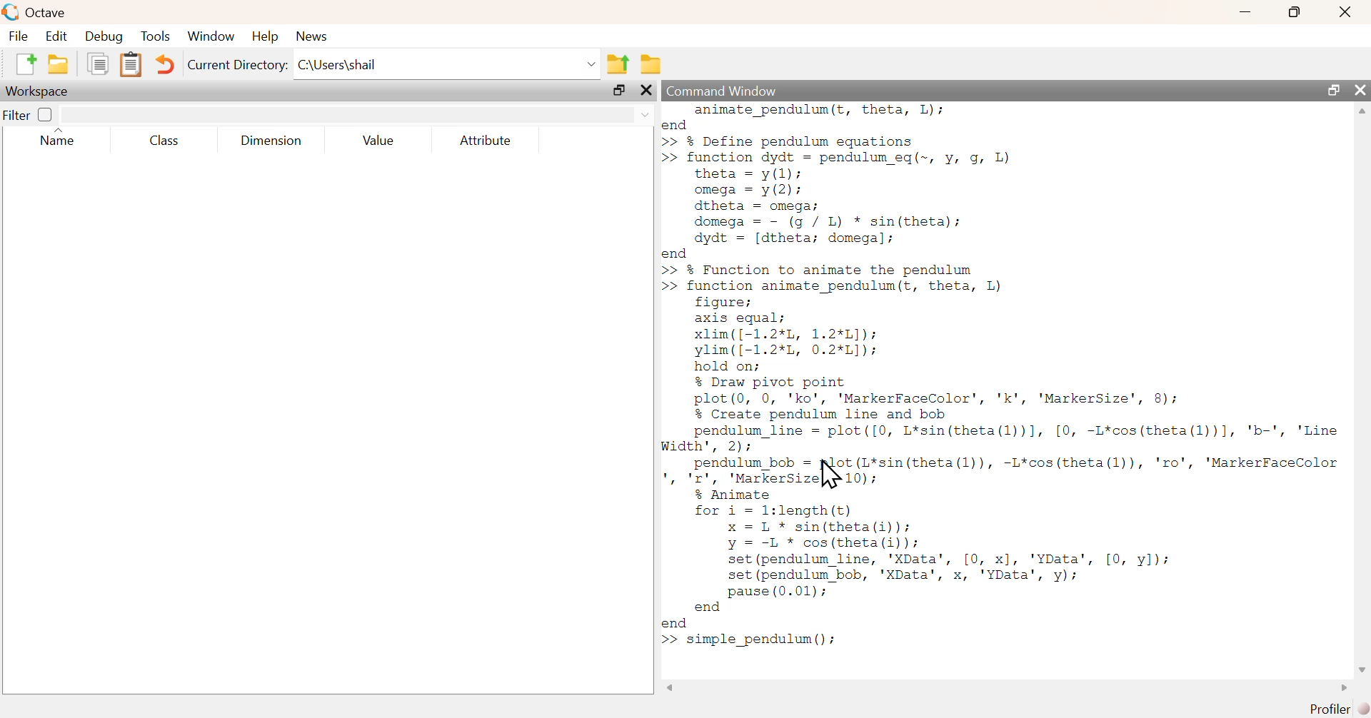 The height and width of the screenshot is (718, 1371). I want to click on Filter, so click(30, 114).